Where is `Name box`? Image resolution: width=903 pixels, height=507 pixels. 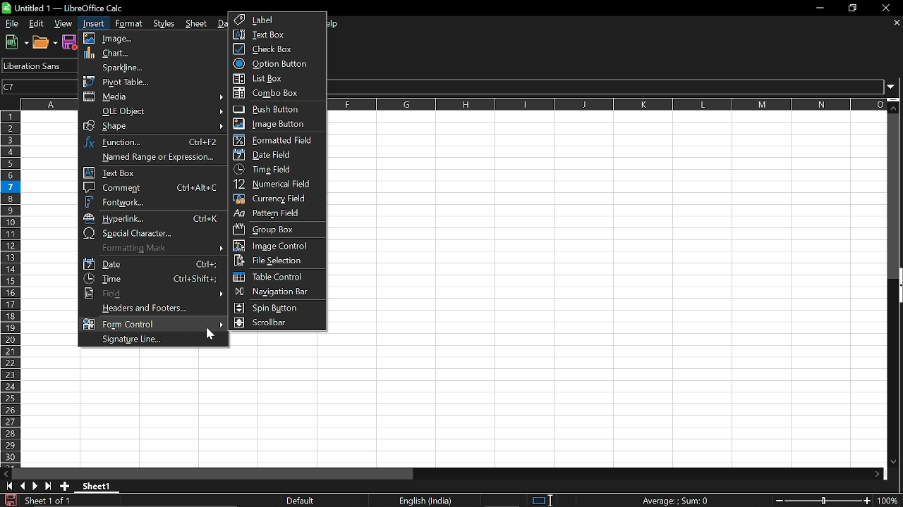 Name box is located at coordinates (40, 86).